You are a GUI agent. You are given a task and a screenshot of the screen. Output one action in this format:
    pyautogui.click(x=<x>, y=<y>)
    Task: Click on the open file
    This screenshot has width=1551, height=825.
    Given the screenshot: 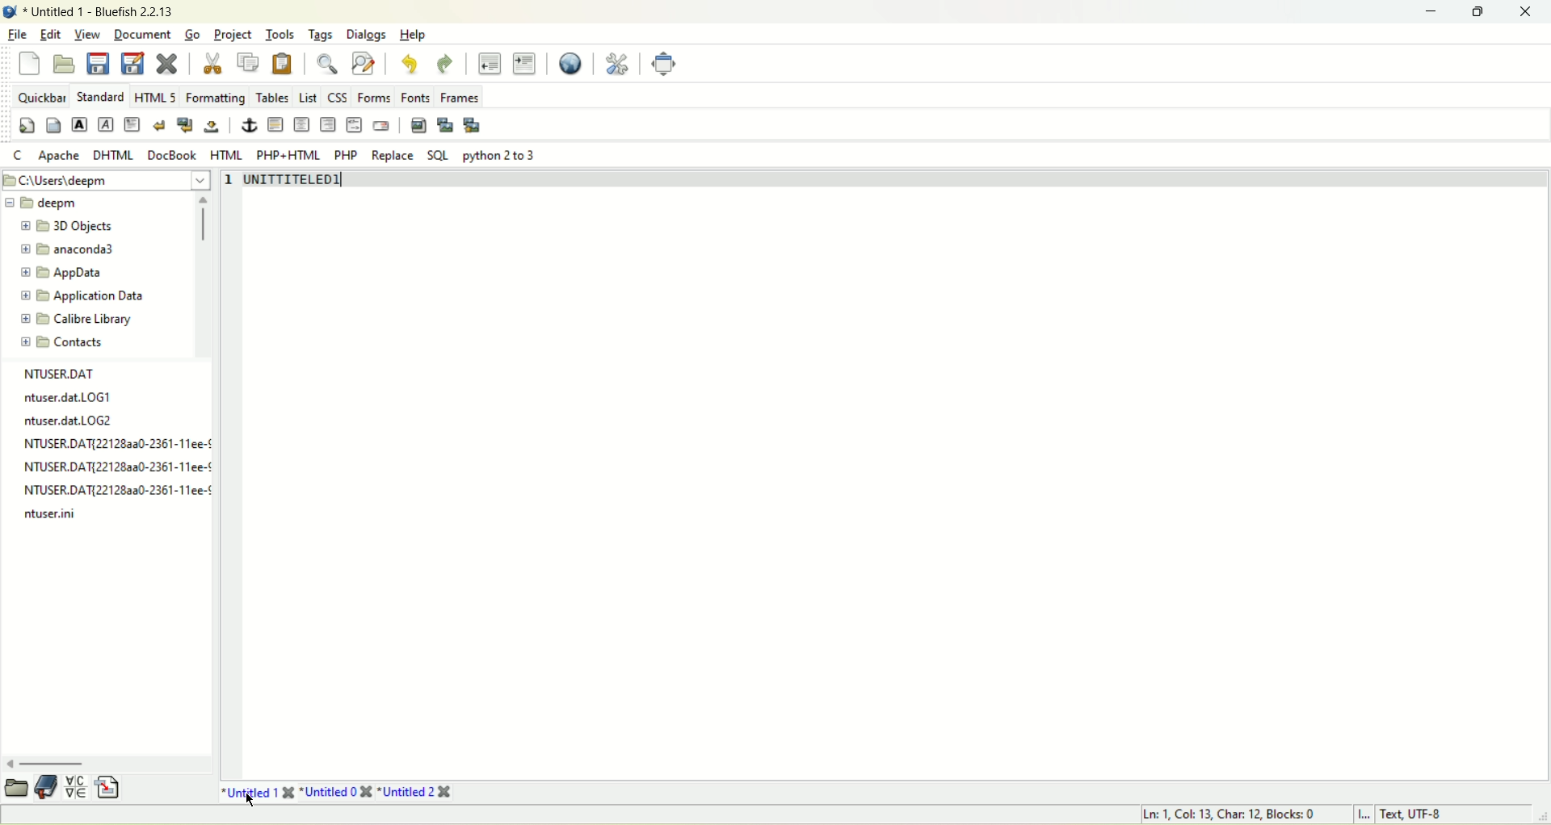 What is the action you would take?
    pyautogui.click(x=63, y=63)
    